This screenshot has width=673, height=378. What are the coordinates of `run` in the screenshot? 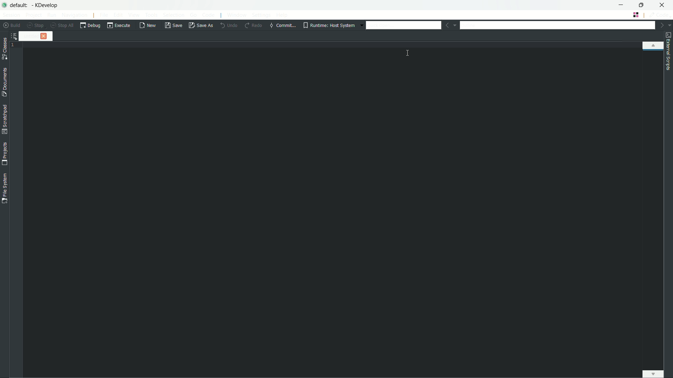 It's located at (52, 15).